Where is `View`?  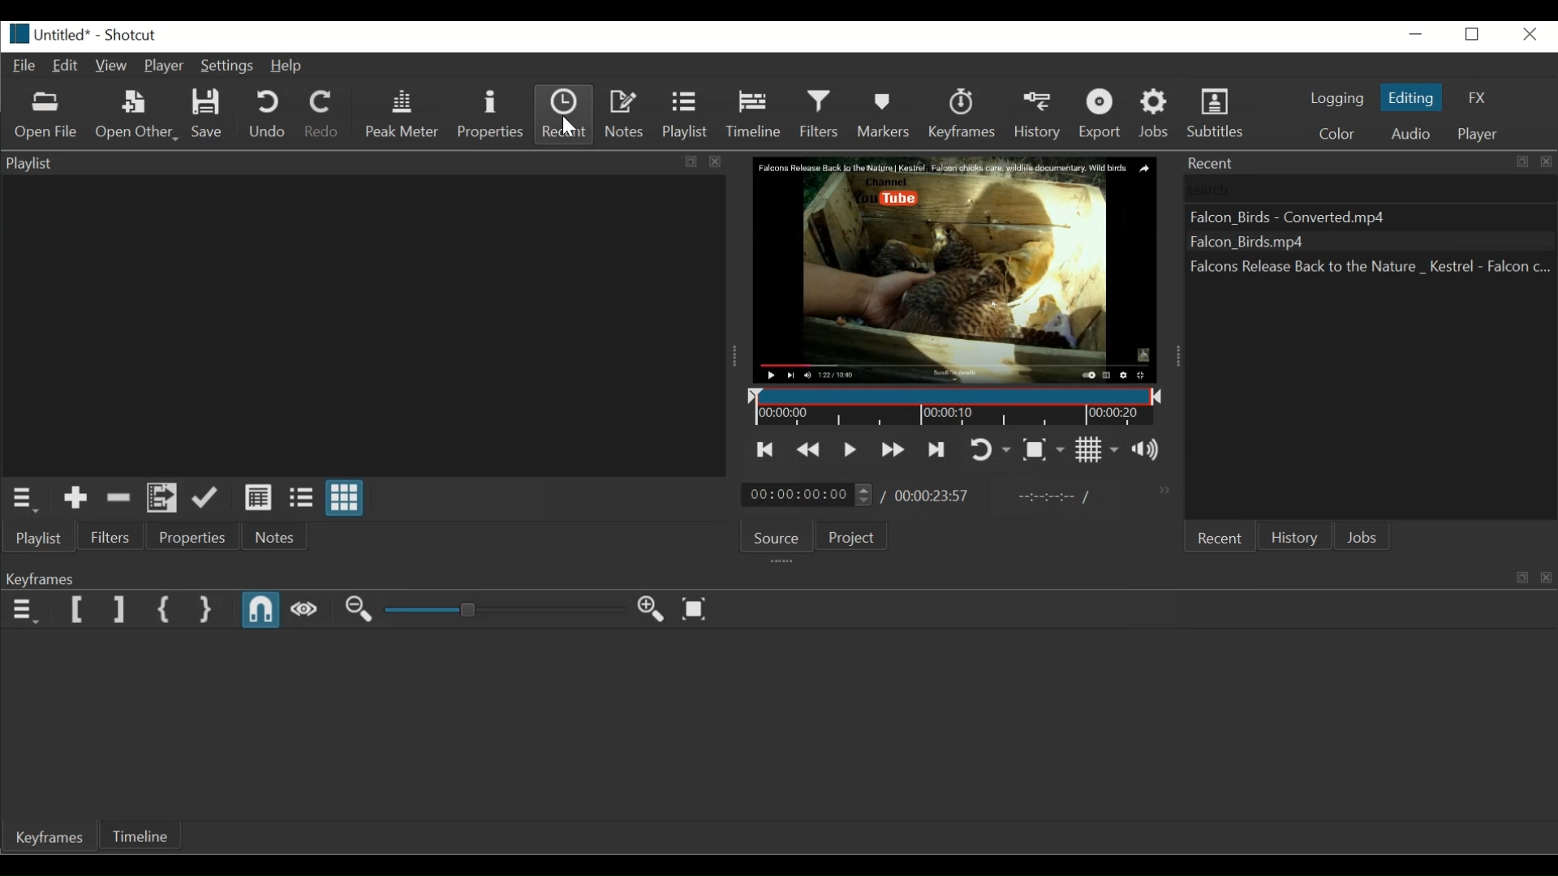
View is located at coordinates (113, 67).